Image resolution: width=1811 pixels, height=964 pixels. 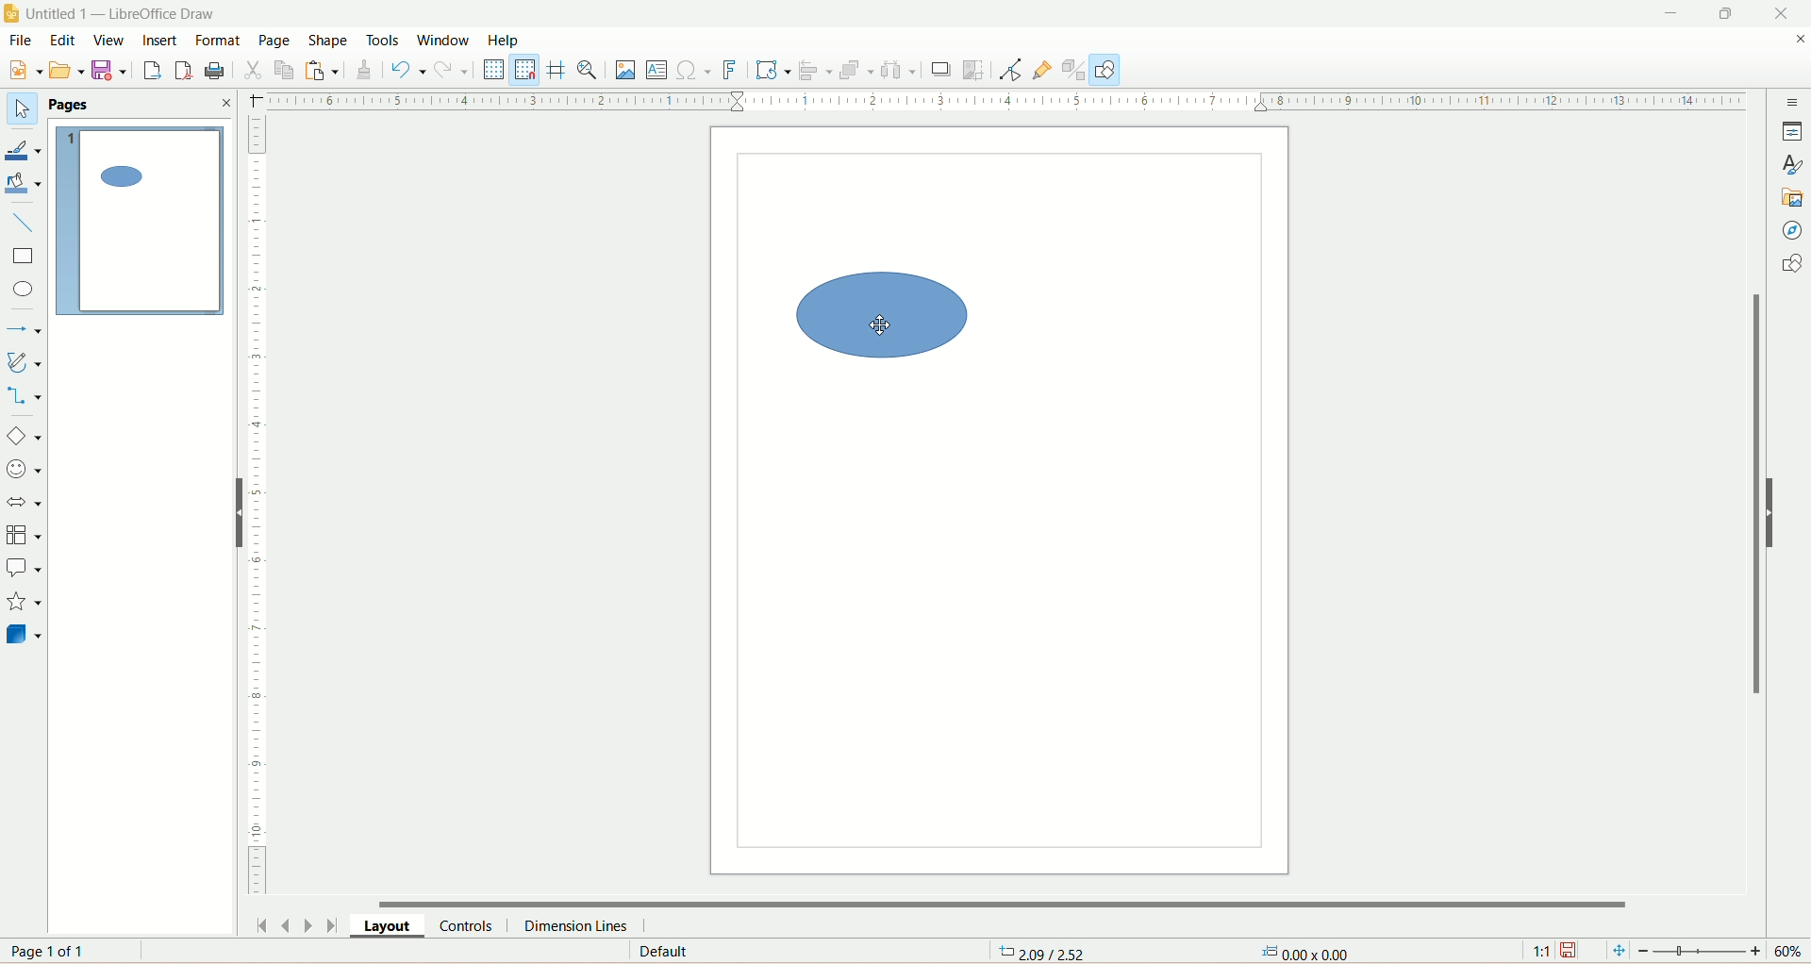 I want to click on window, so click(x=444, y=42).